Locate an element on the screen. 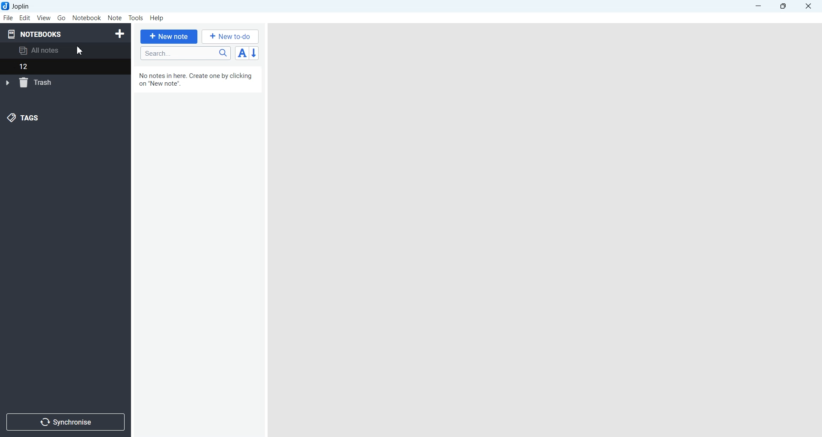 Image resolution: width=822 pixels, height=437 pixels. Cursor is located at coordinates (79, 50).